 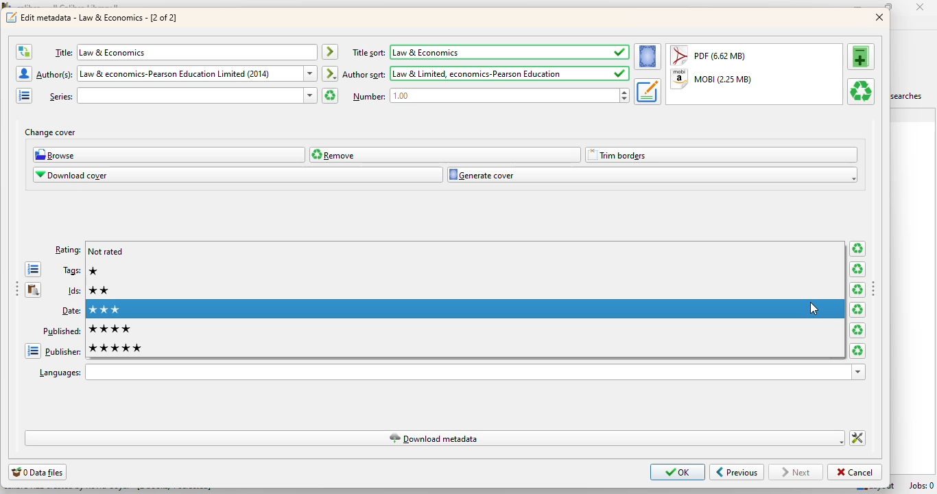 I want to click on open the manage series editor, so click(x=24, y=95).